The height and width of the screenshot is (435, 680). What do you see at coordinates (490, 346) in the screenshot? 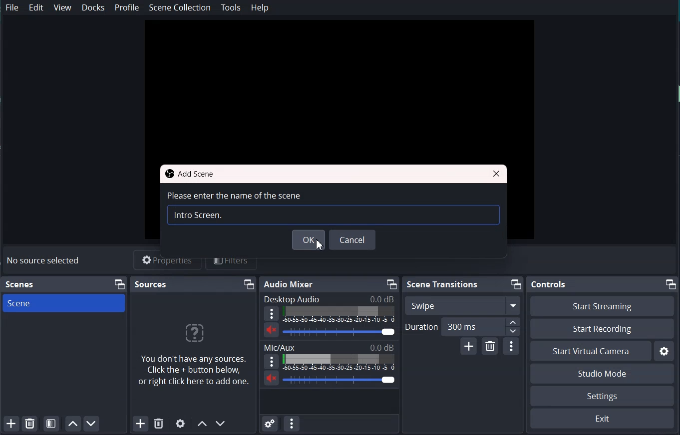
I see `Remove configurable Transition` at bounding box center [490, 346].